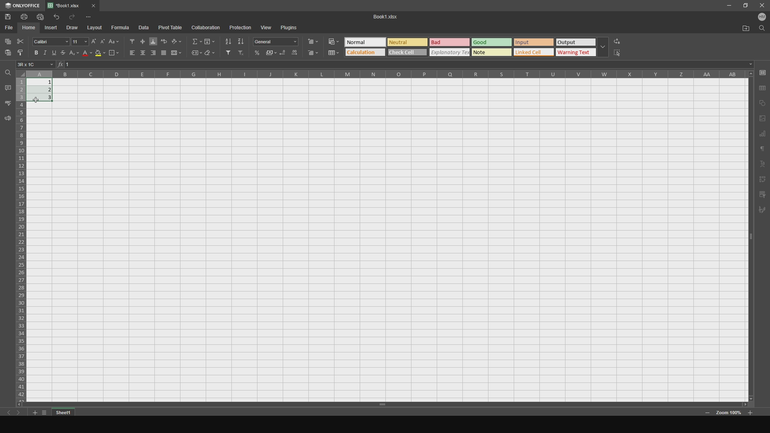  Describe the element at coordinates (7, 119) in the screenshot. I see `feedback and support` at that location.